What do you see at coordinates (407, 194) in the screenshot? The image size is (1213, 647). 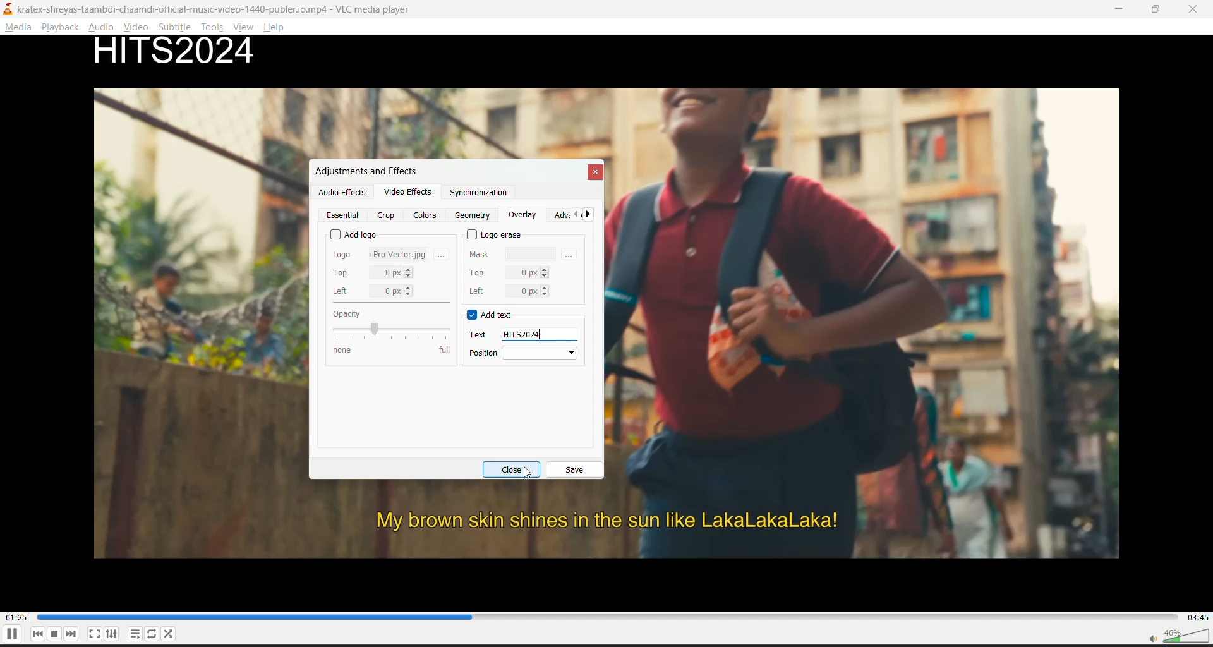 I see `video effects` at bounding box center [407, 194].